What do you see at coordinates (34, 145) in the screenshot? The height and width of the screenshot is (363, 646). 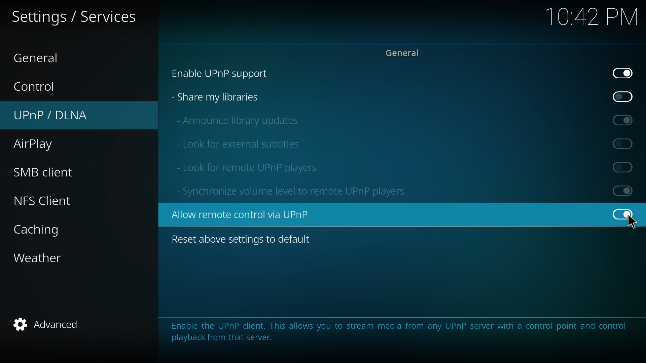 I see `airplay` at bounding box center [34, 145].